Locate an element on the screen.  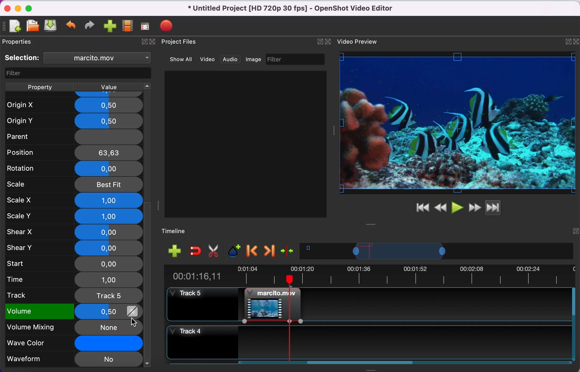
value is located at coordinates (115, 87).